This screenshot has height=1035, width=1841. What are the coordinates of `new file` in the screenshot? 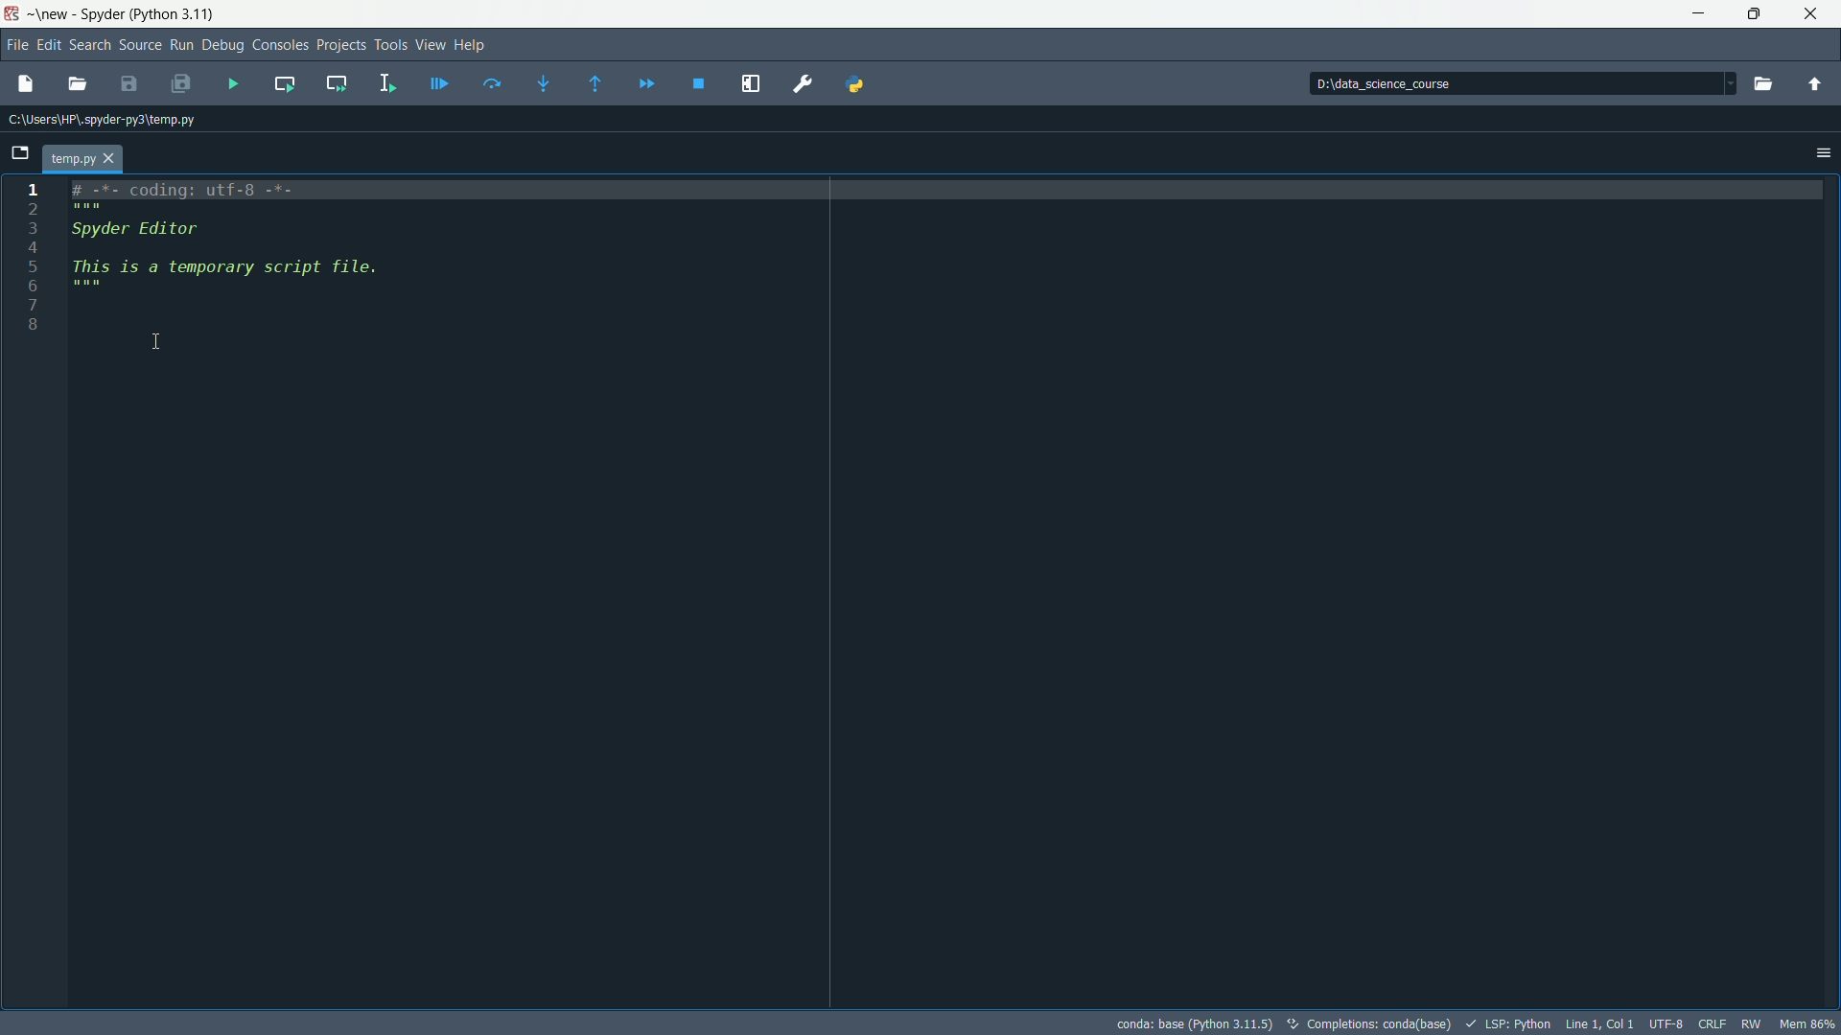 It's located at (21, 87).